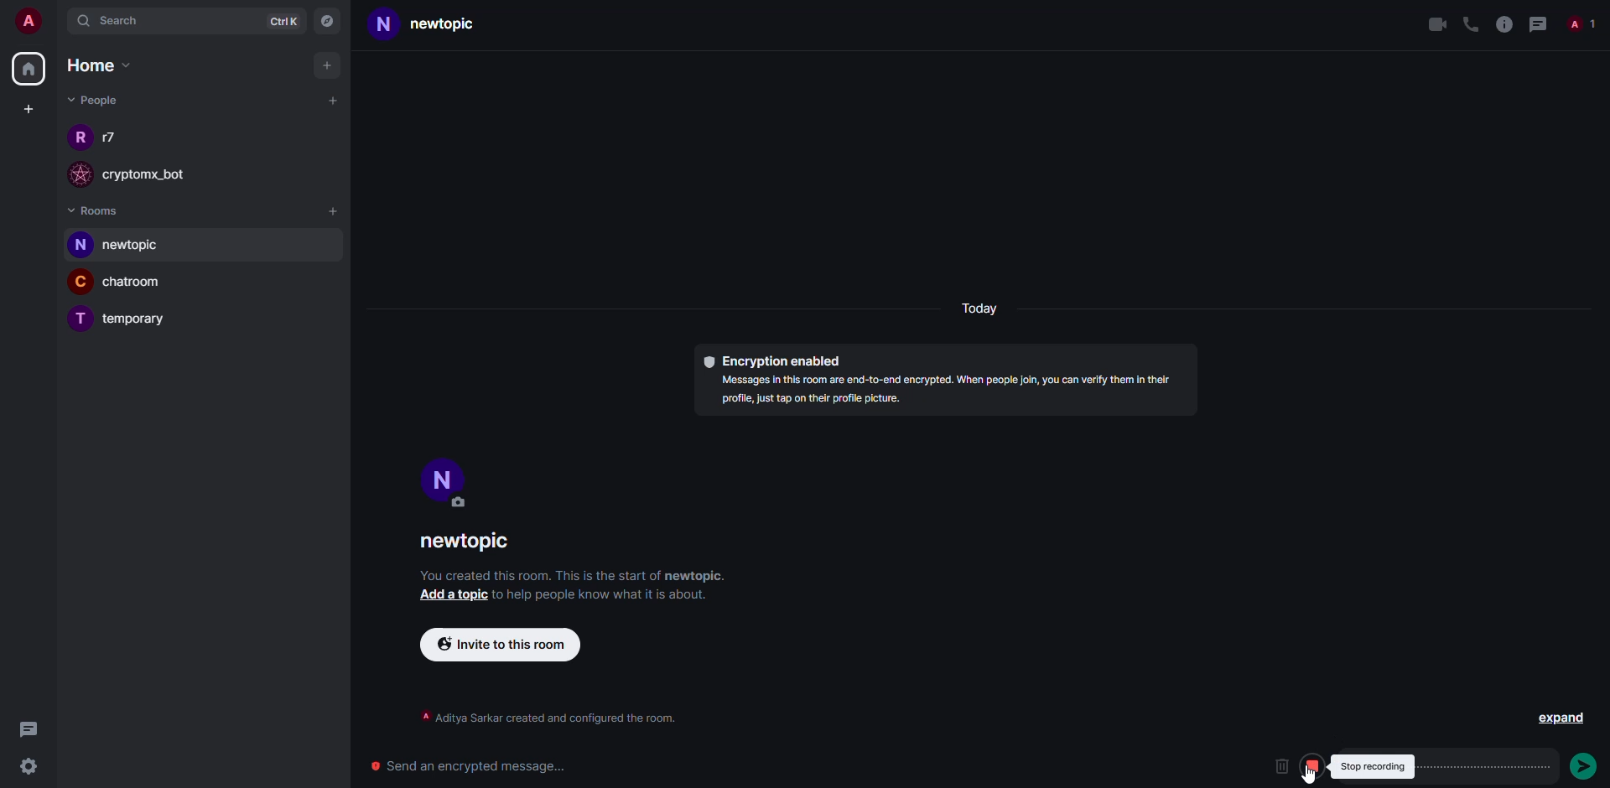 Image resolution: width=1610 pixels, height=788 pixels. Describe the element at coordinates (112, 137) in the screenshot. I see `people` at that location.